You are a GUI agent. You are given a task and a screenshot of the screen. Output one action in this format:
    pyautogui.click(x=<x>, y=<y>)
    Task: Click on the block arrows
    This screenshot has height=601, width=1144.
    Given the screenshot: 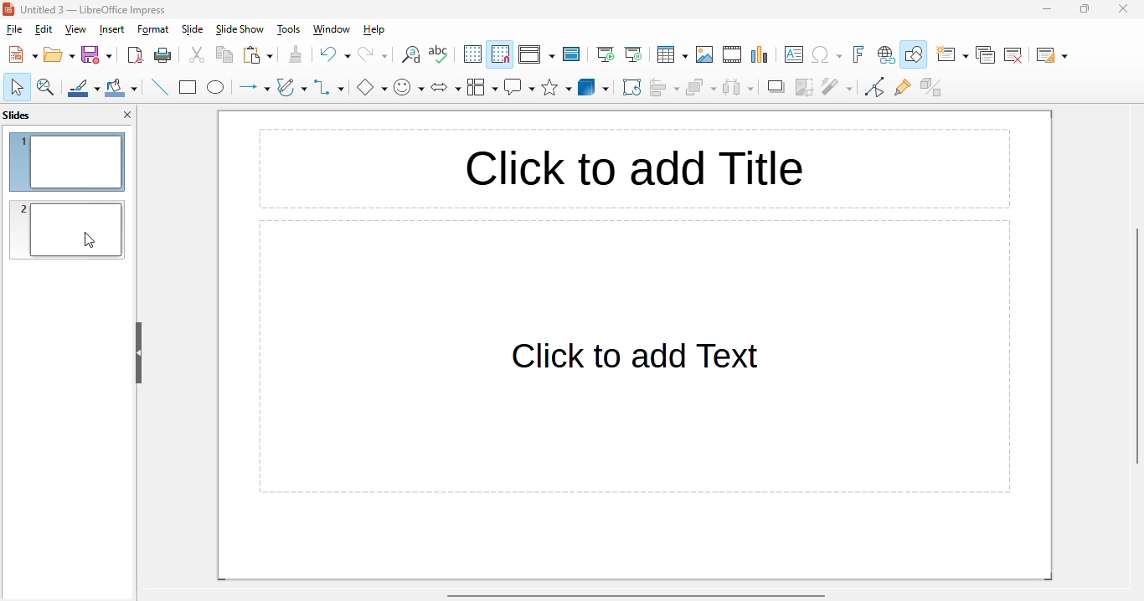 What is the action you would take?
    pyautogui.click(x=446, y=89)
    